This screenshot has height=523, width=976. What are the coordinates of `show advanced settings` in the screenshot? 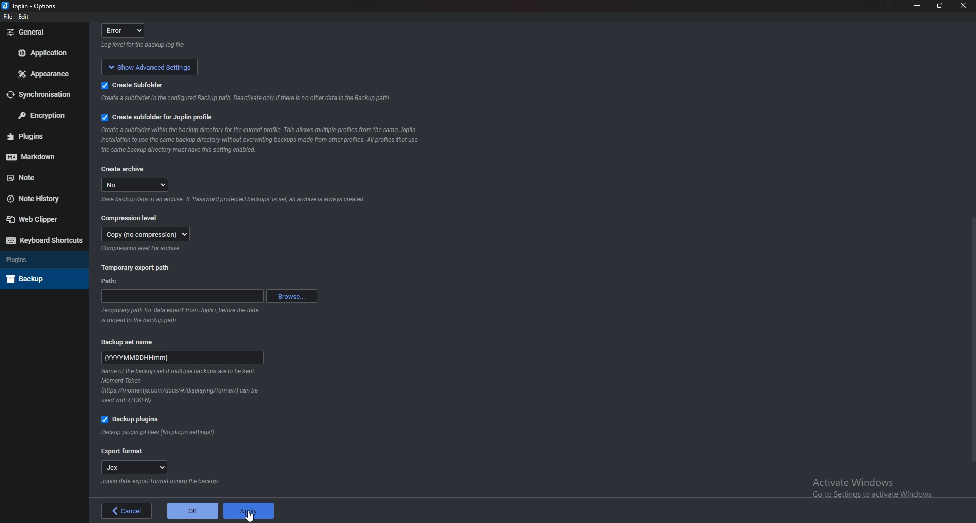 It's located at (147, 66).